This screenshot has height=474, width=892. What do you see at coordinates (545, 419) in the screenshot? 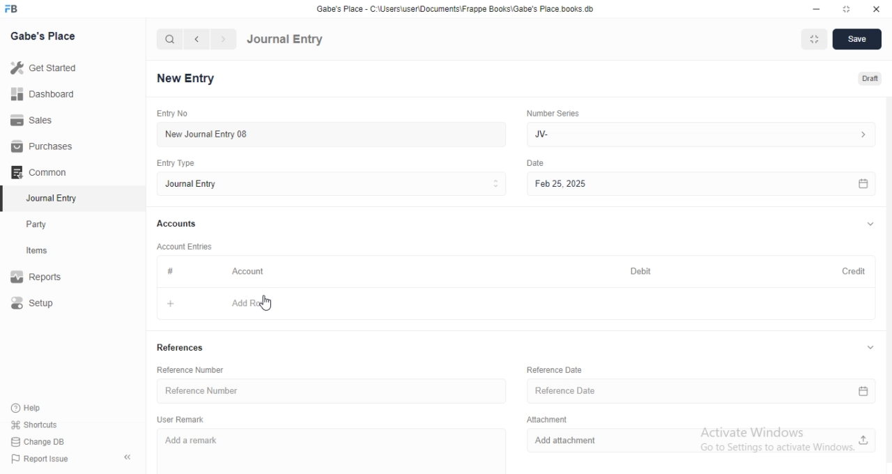
I see `Attachment` at bounding box center [545, 419].